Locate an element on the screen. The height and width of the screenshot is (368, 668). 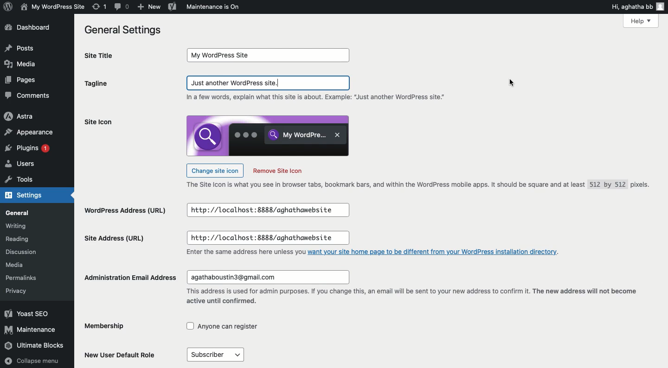
Dashboard is located at coordinates (31, 28).